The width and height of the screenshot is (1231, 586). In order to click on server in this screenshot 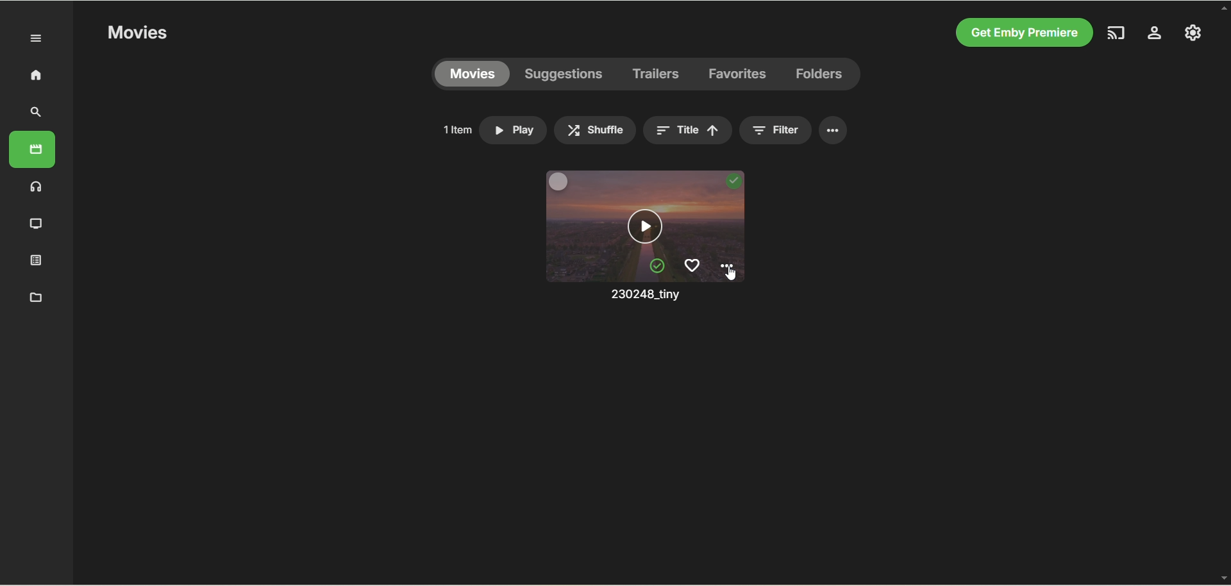, I will do `click(1155, 35)`.